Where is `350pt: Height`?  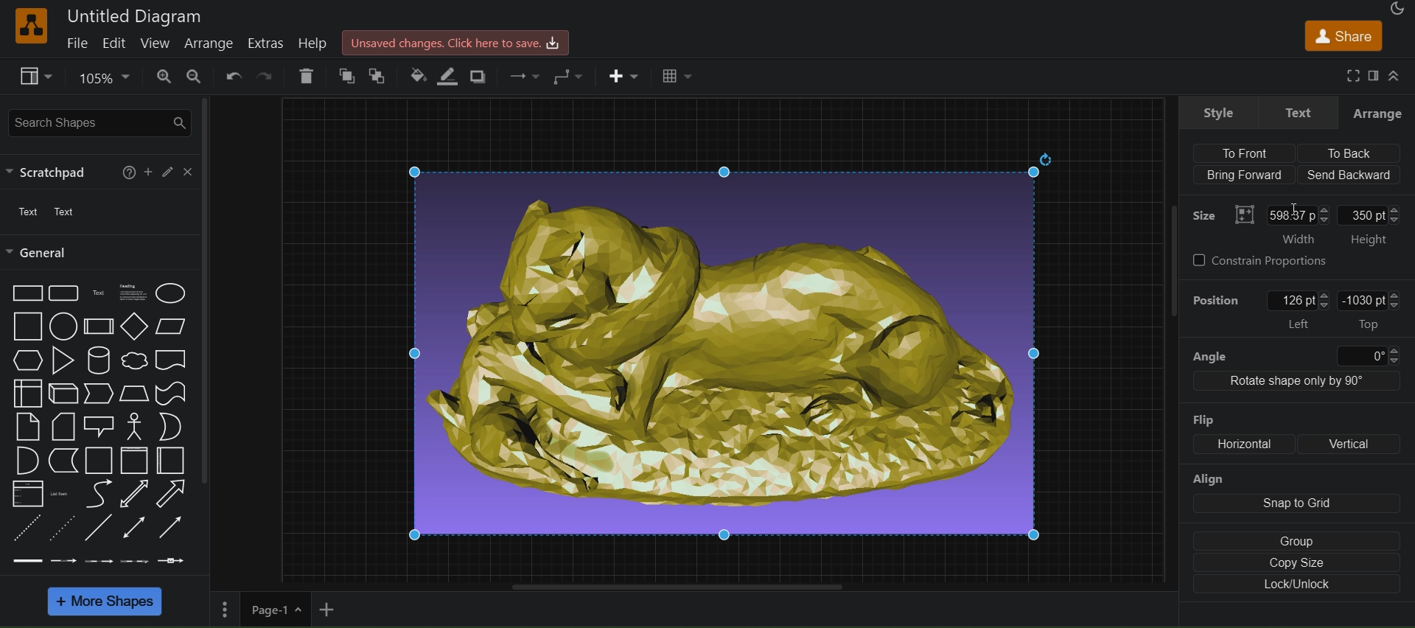
350pt: Height is located at coordinates (1372, 212).